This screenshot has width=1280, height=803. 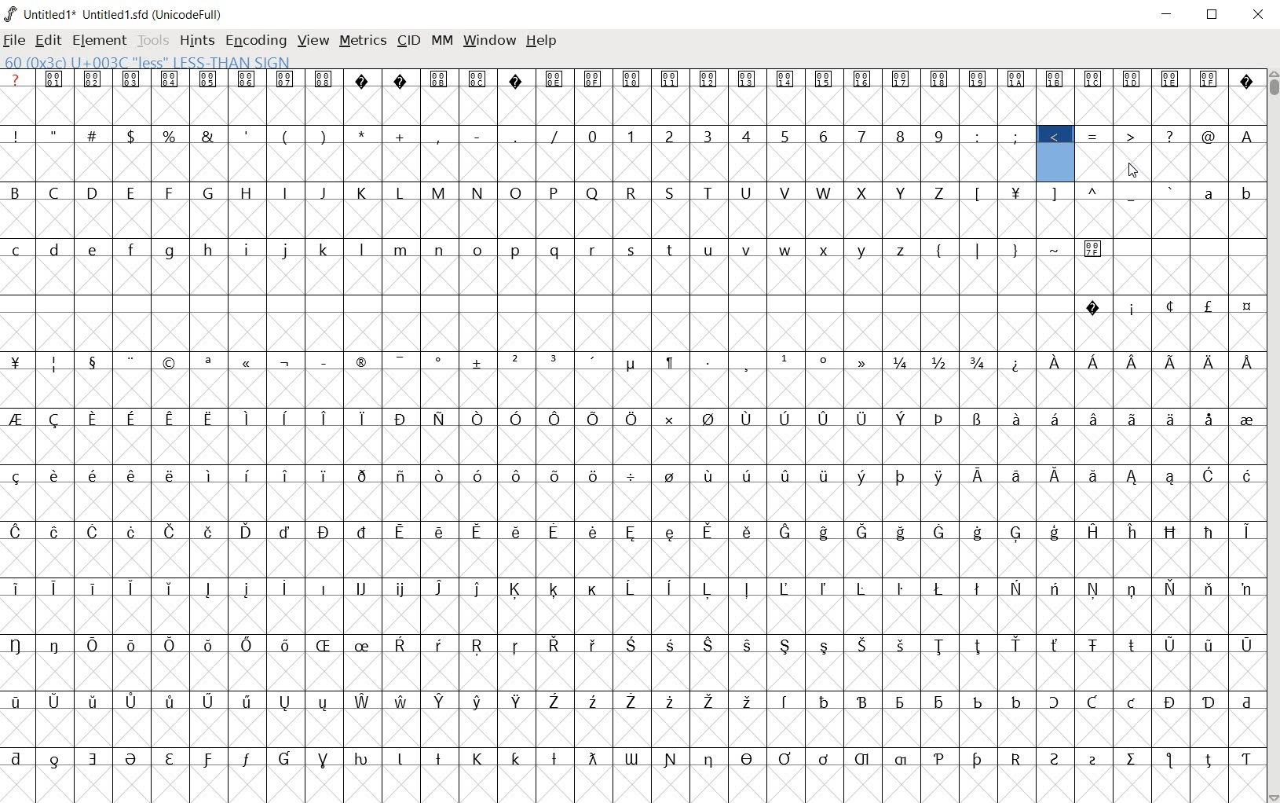 What do you see at coordinates (314, 42) in the screenshot?
I see `view` at bounding box center [314, 42].